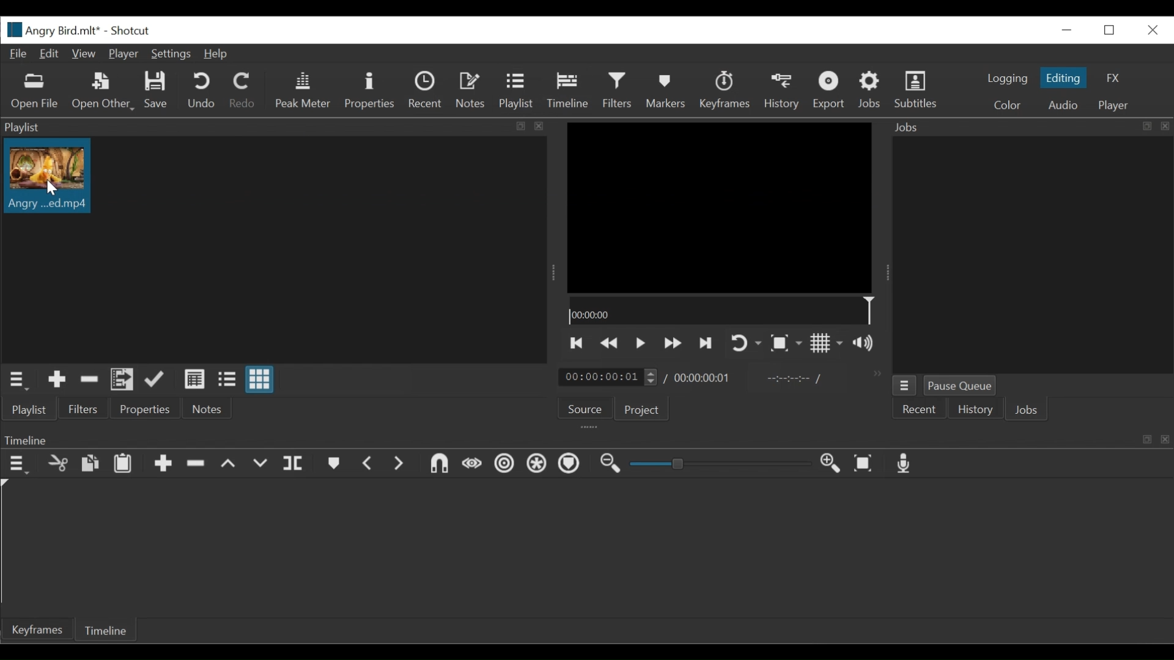 This screenshot has width=1174, height=660. What do you see at coordinates (164, 464) in the screenshot?
I see `Append` at bounding box center [164, 464].